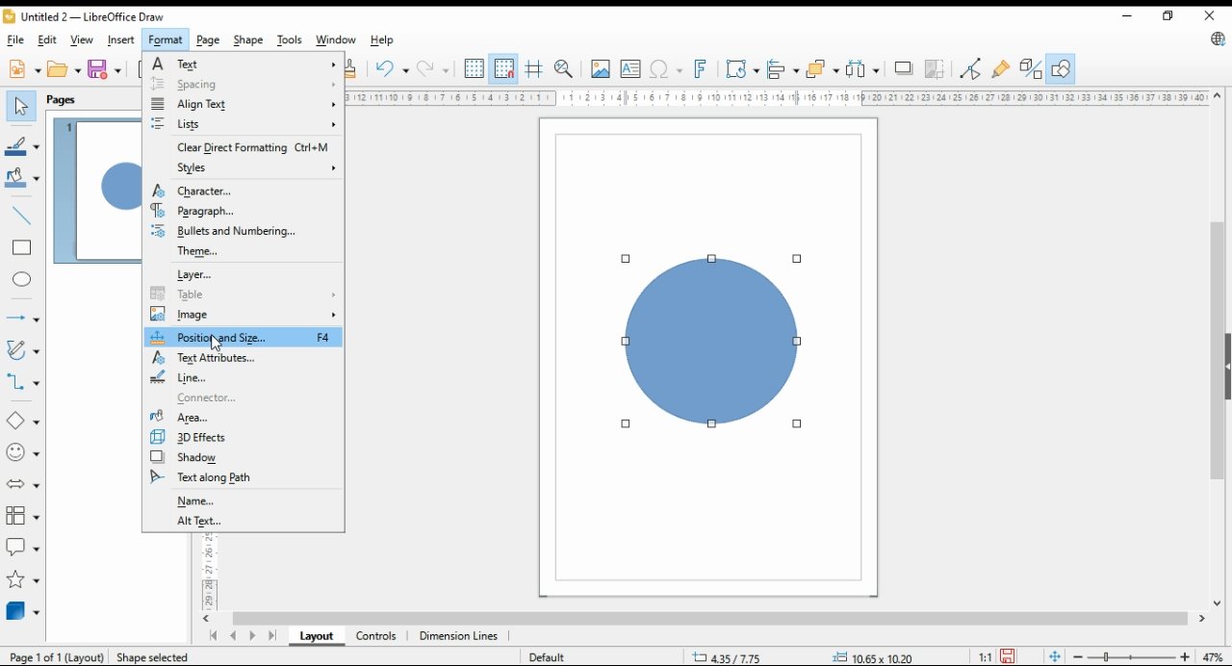  What do you see at coordinates (1008, 656) in the screenshot?
I see `save` at bounding box center [1008, 656].